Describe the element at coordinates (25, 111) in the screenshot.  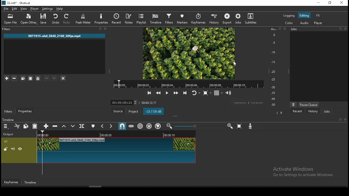
I see `properties` at that location.